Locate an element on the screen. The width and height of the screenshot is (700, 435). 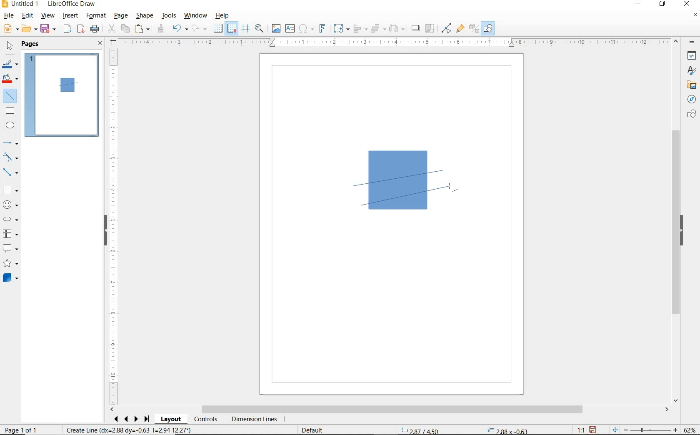
SHOW GLUEPOINT FUNCTIONS is located at coordinates (460, 28).